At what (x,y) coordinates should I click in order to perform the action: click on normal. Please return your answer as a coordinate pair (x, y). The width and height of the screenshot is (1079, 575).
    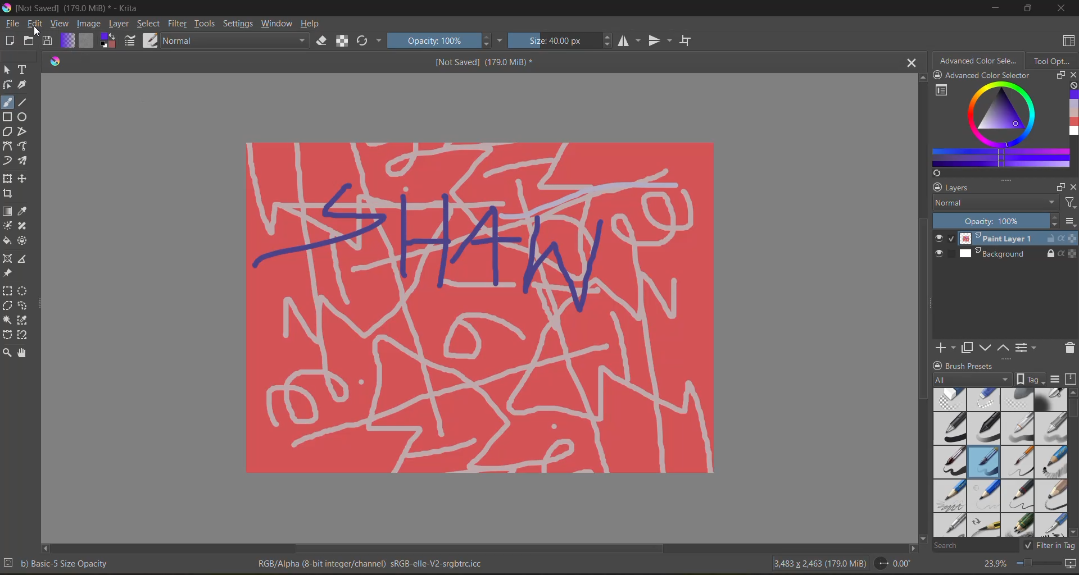
    Looking at the image, I should click on (993, 203).